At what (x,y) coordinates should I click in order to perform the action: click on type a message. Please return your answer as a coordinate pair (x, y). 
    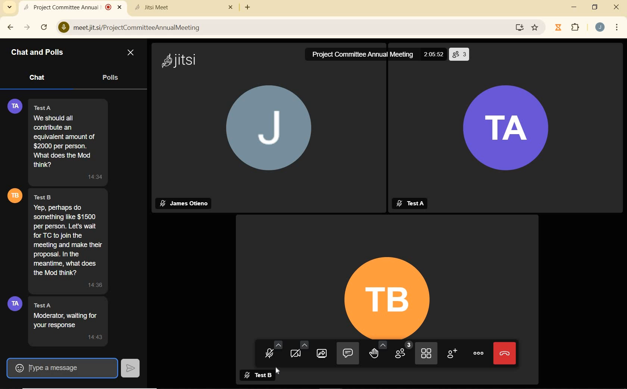
    Looking at the image, I should click on (72, 368).